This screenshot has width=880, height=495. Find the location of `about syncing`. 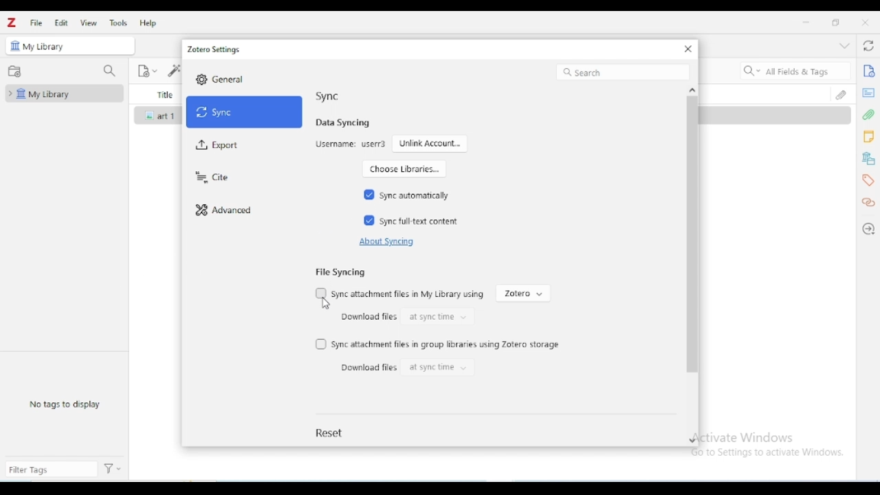

about syncing is located at coordinates (385, 242).